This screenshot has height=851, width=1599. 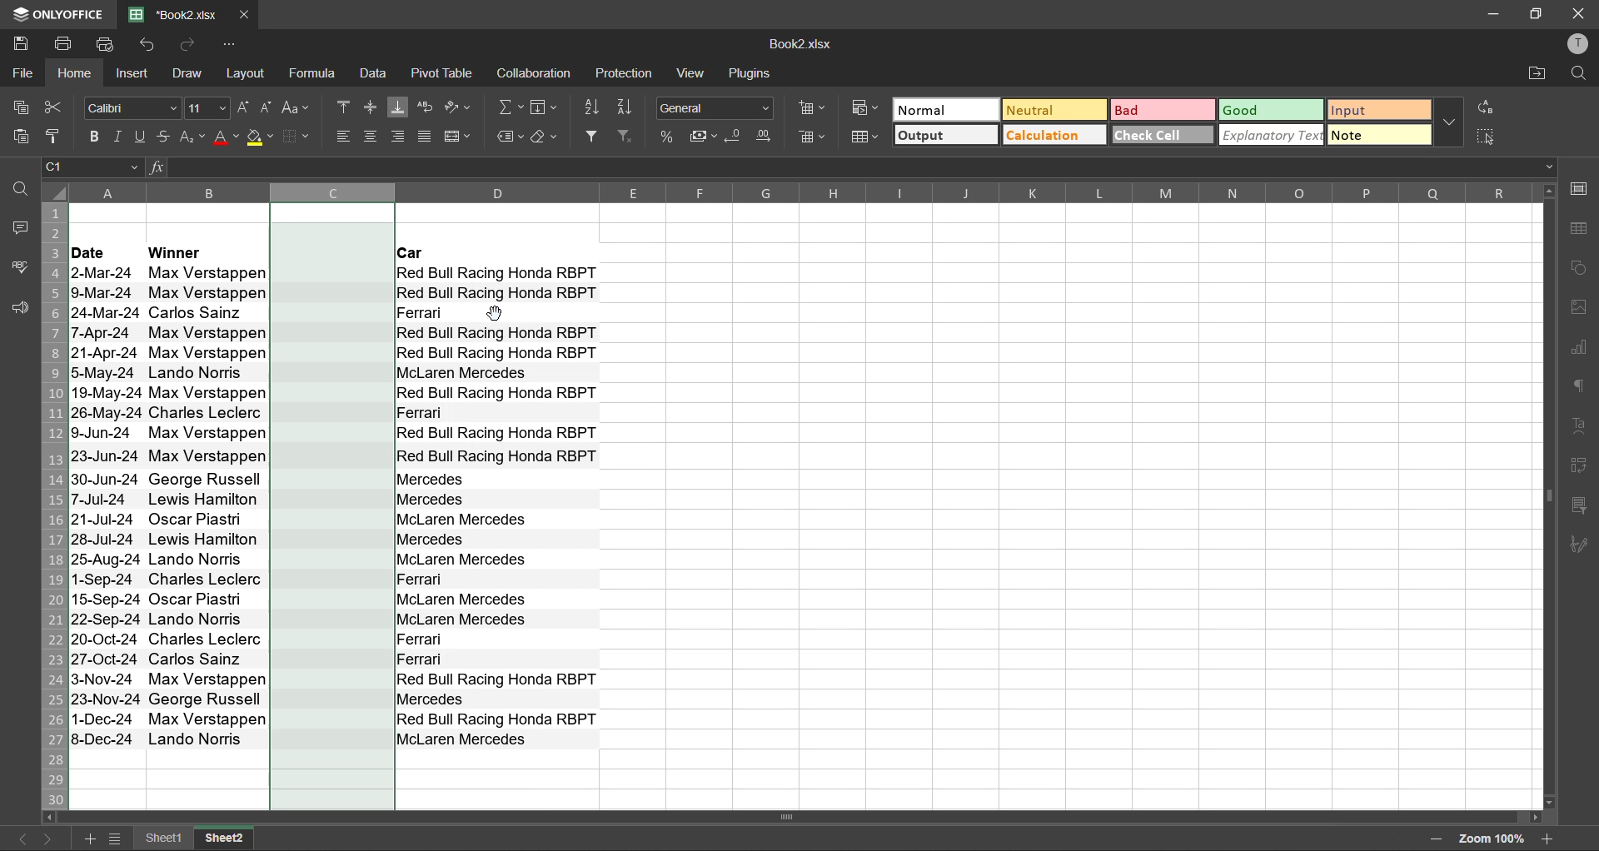 What do you see at coordinates (864, 139) in the screenshot?
I see `format as table` at bounding box center [864, 139].